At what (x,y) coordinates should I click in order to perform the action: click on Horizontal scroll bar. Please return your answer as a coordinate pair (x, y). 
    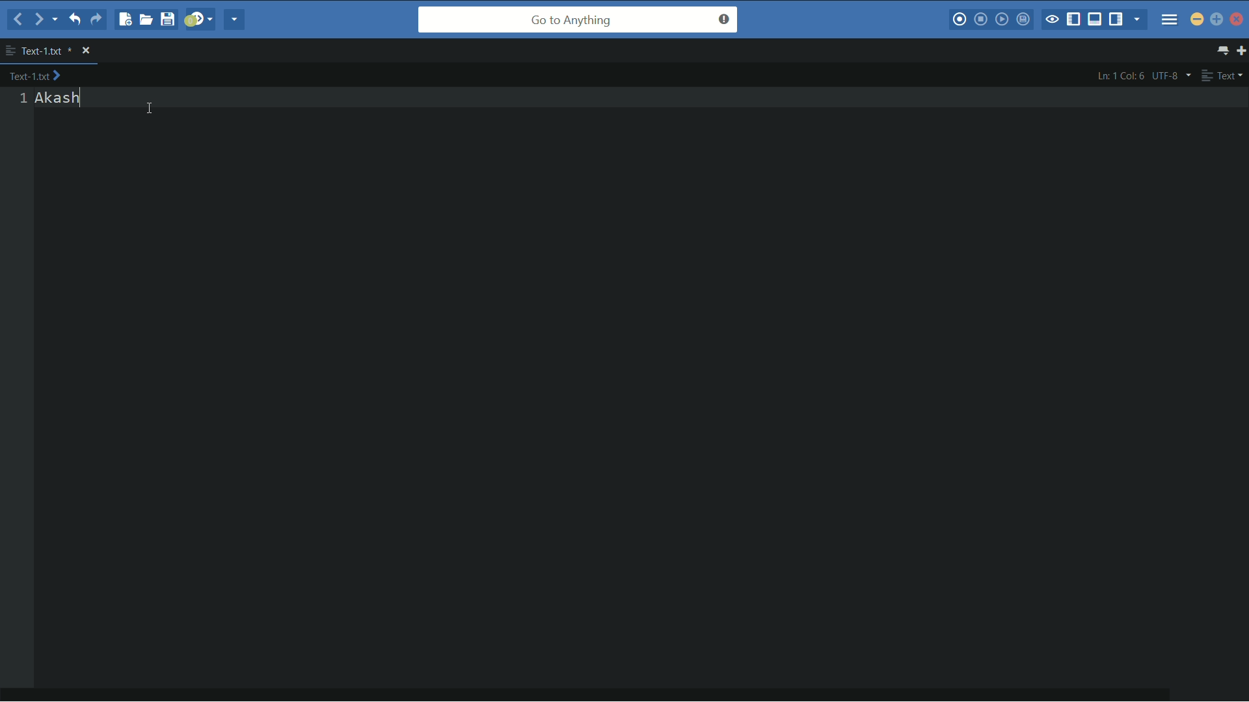
    Looking at the image, I should click on (590, 697).